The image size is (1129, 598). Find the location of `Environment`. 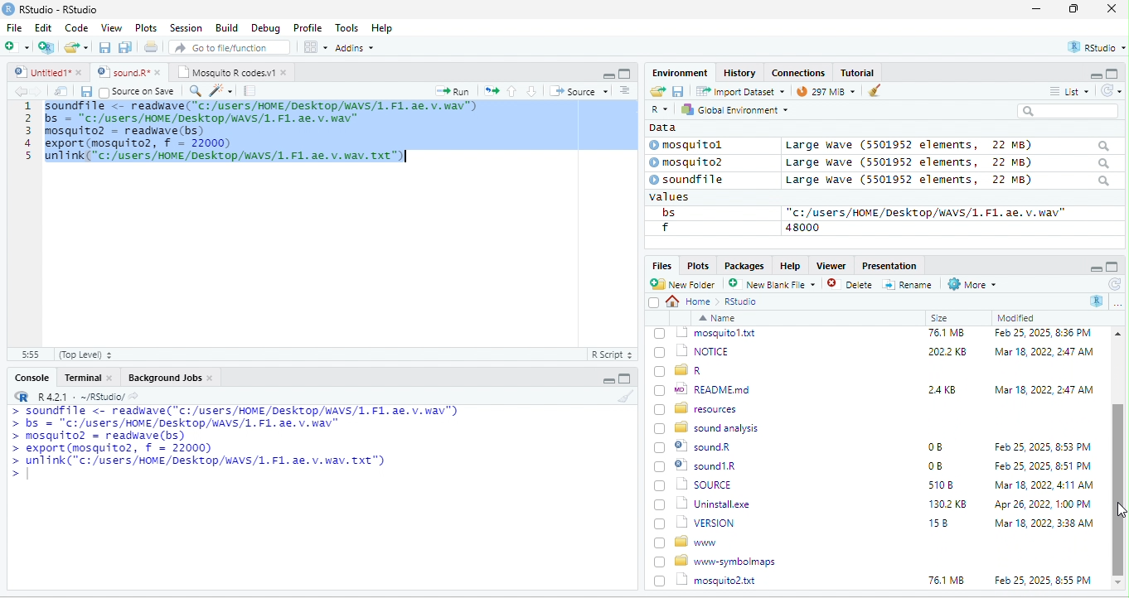

Environment is located at coordinates (680, 72).